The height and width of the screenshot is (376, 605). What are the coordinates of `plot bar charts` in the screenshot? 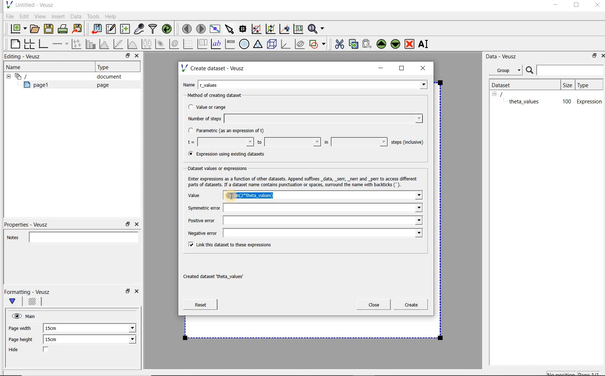 It's located at (91, 44).